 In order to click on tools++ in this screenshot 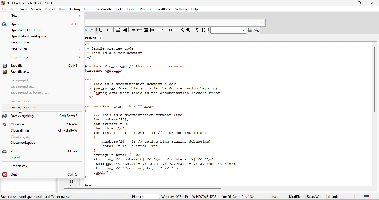, I will do `click(132, 9)`.